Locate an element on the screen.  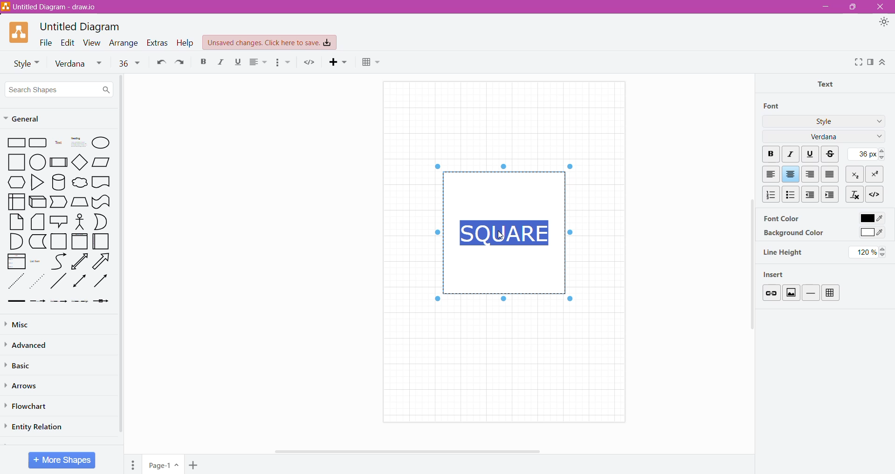
Stick Figure  is located at coordinates (80, 221).